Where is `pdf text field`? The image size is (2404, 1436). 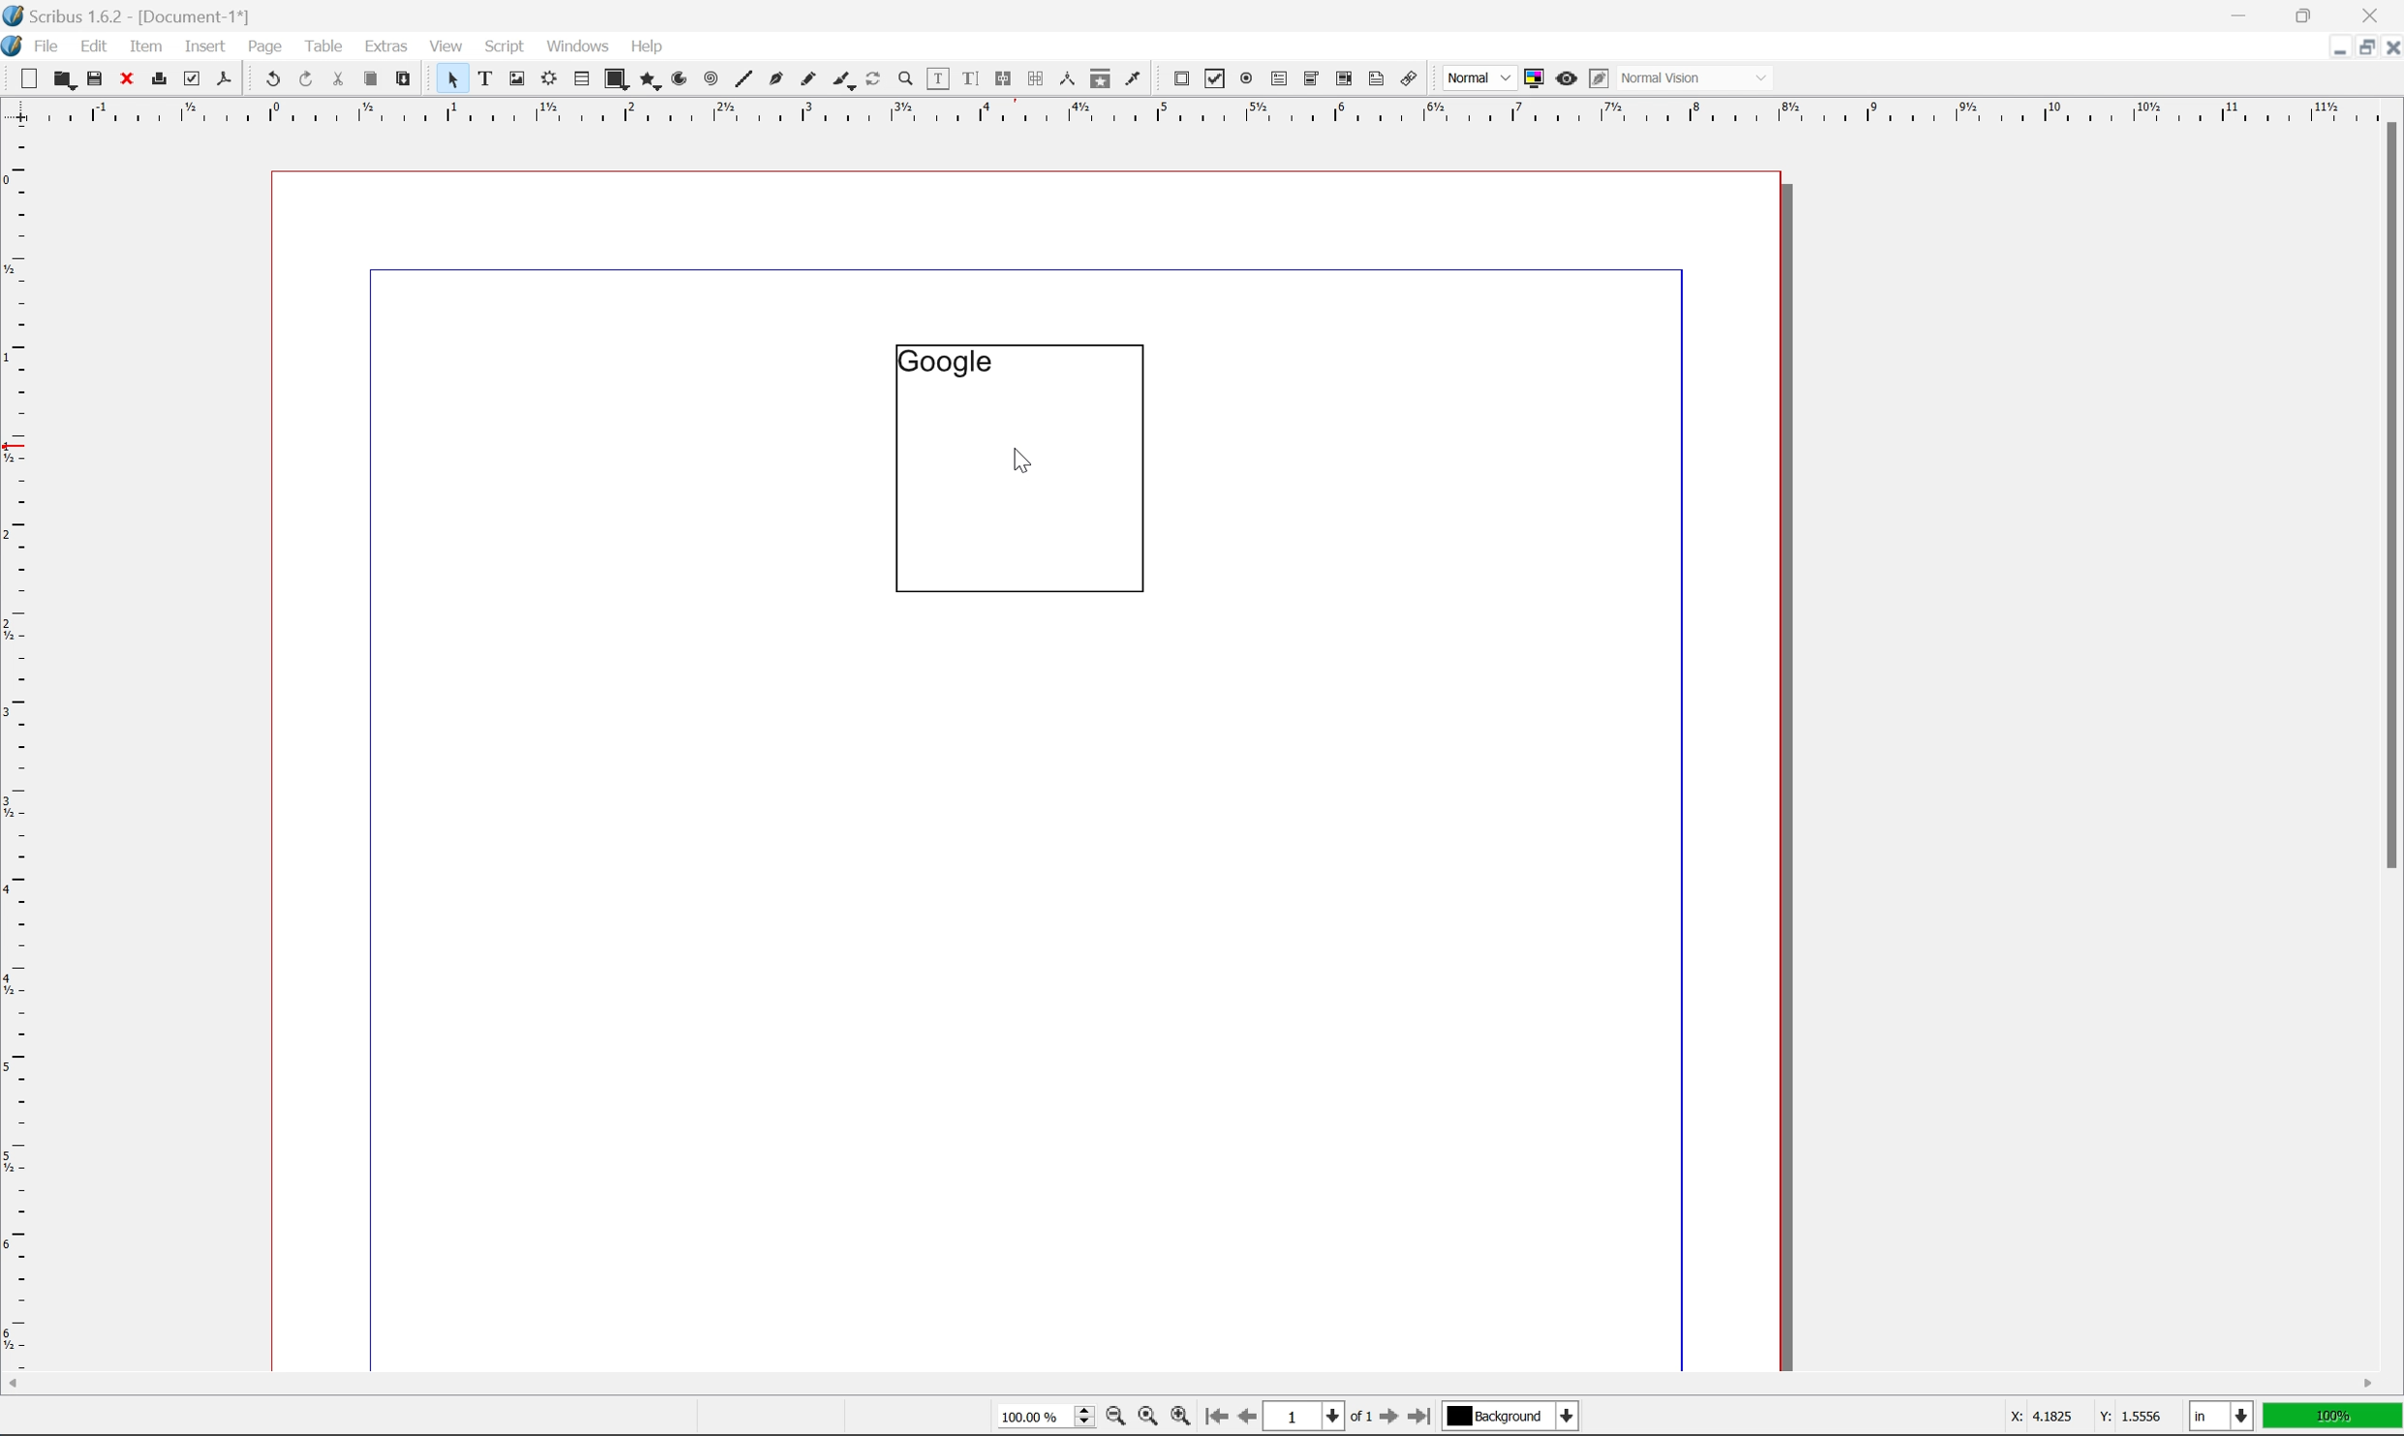 pdf text field is located at coordinates (1276, 80).